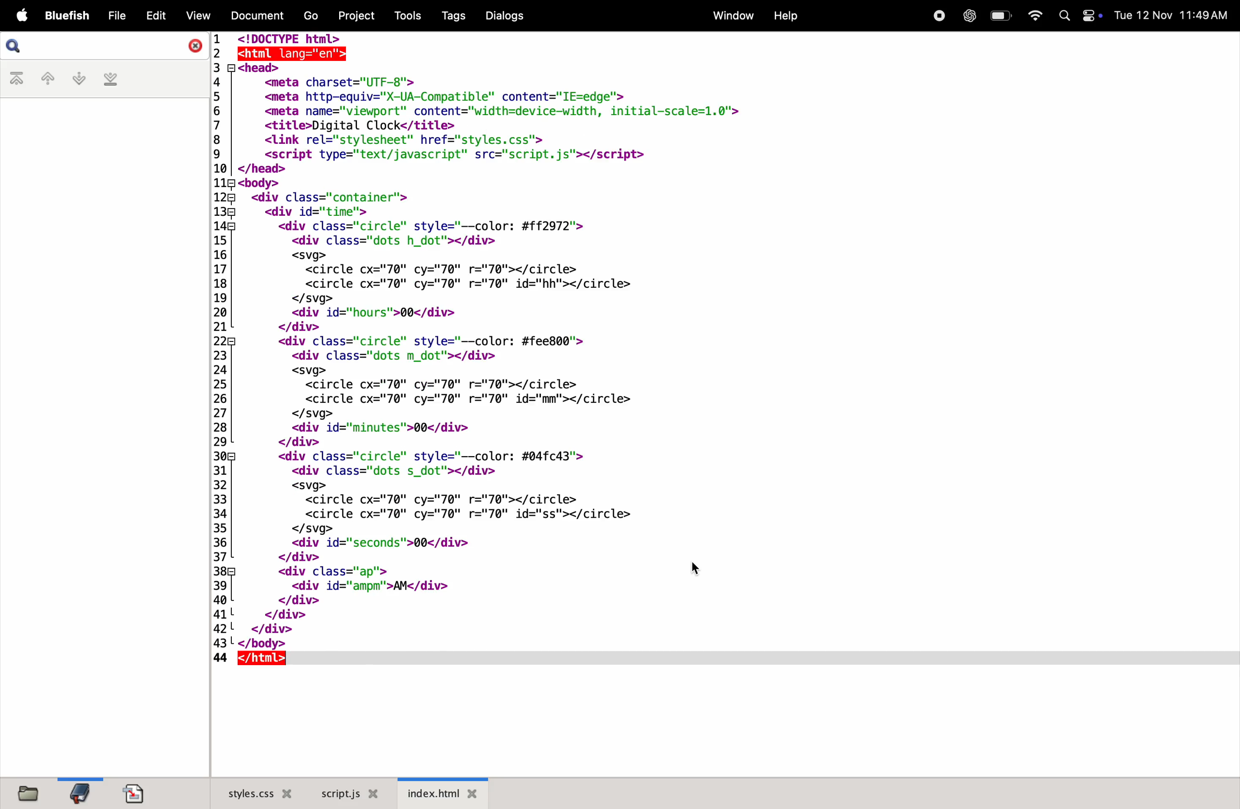 This screenshot has height=809, width=1240. I want to click on projects, so click(357, 16).